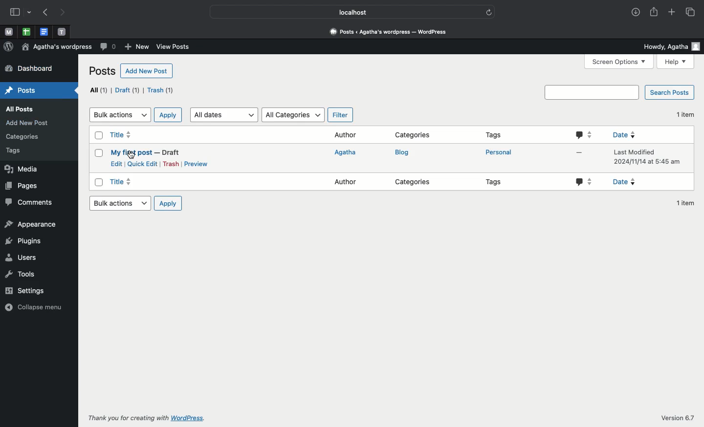 This screenshot has height=427, width=704. I want to click on Local host, so click(345, 11).